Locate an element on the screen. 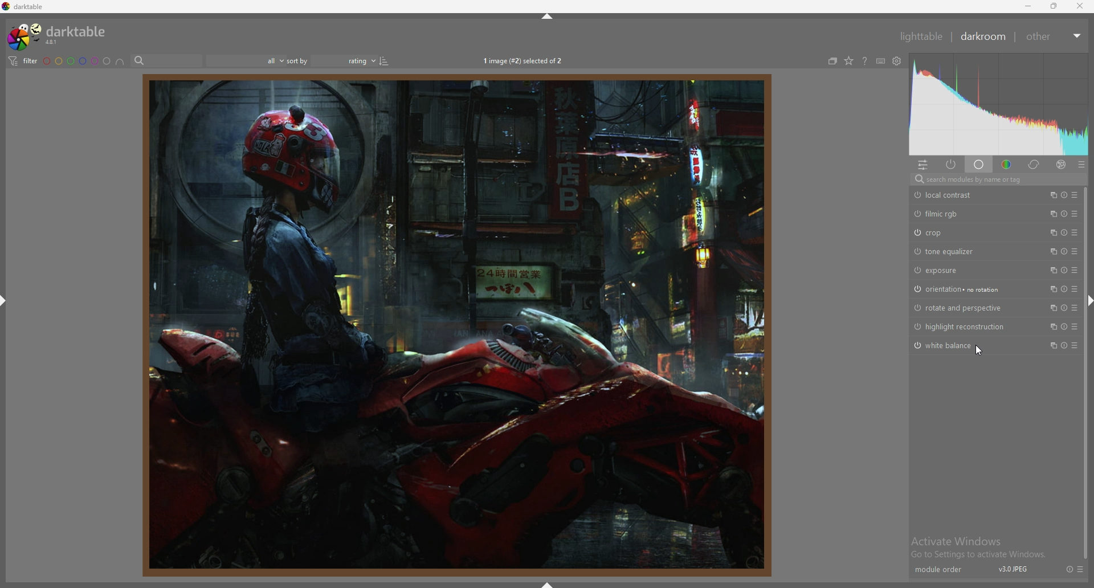 This screenshot has width=1094, height=588. show only active modules is located at coordinates (950, 165).